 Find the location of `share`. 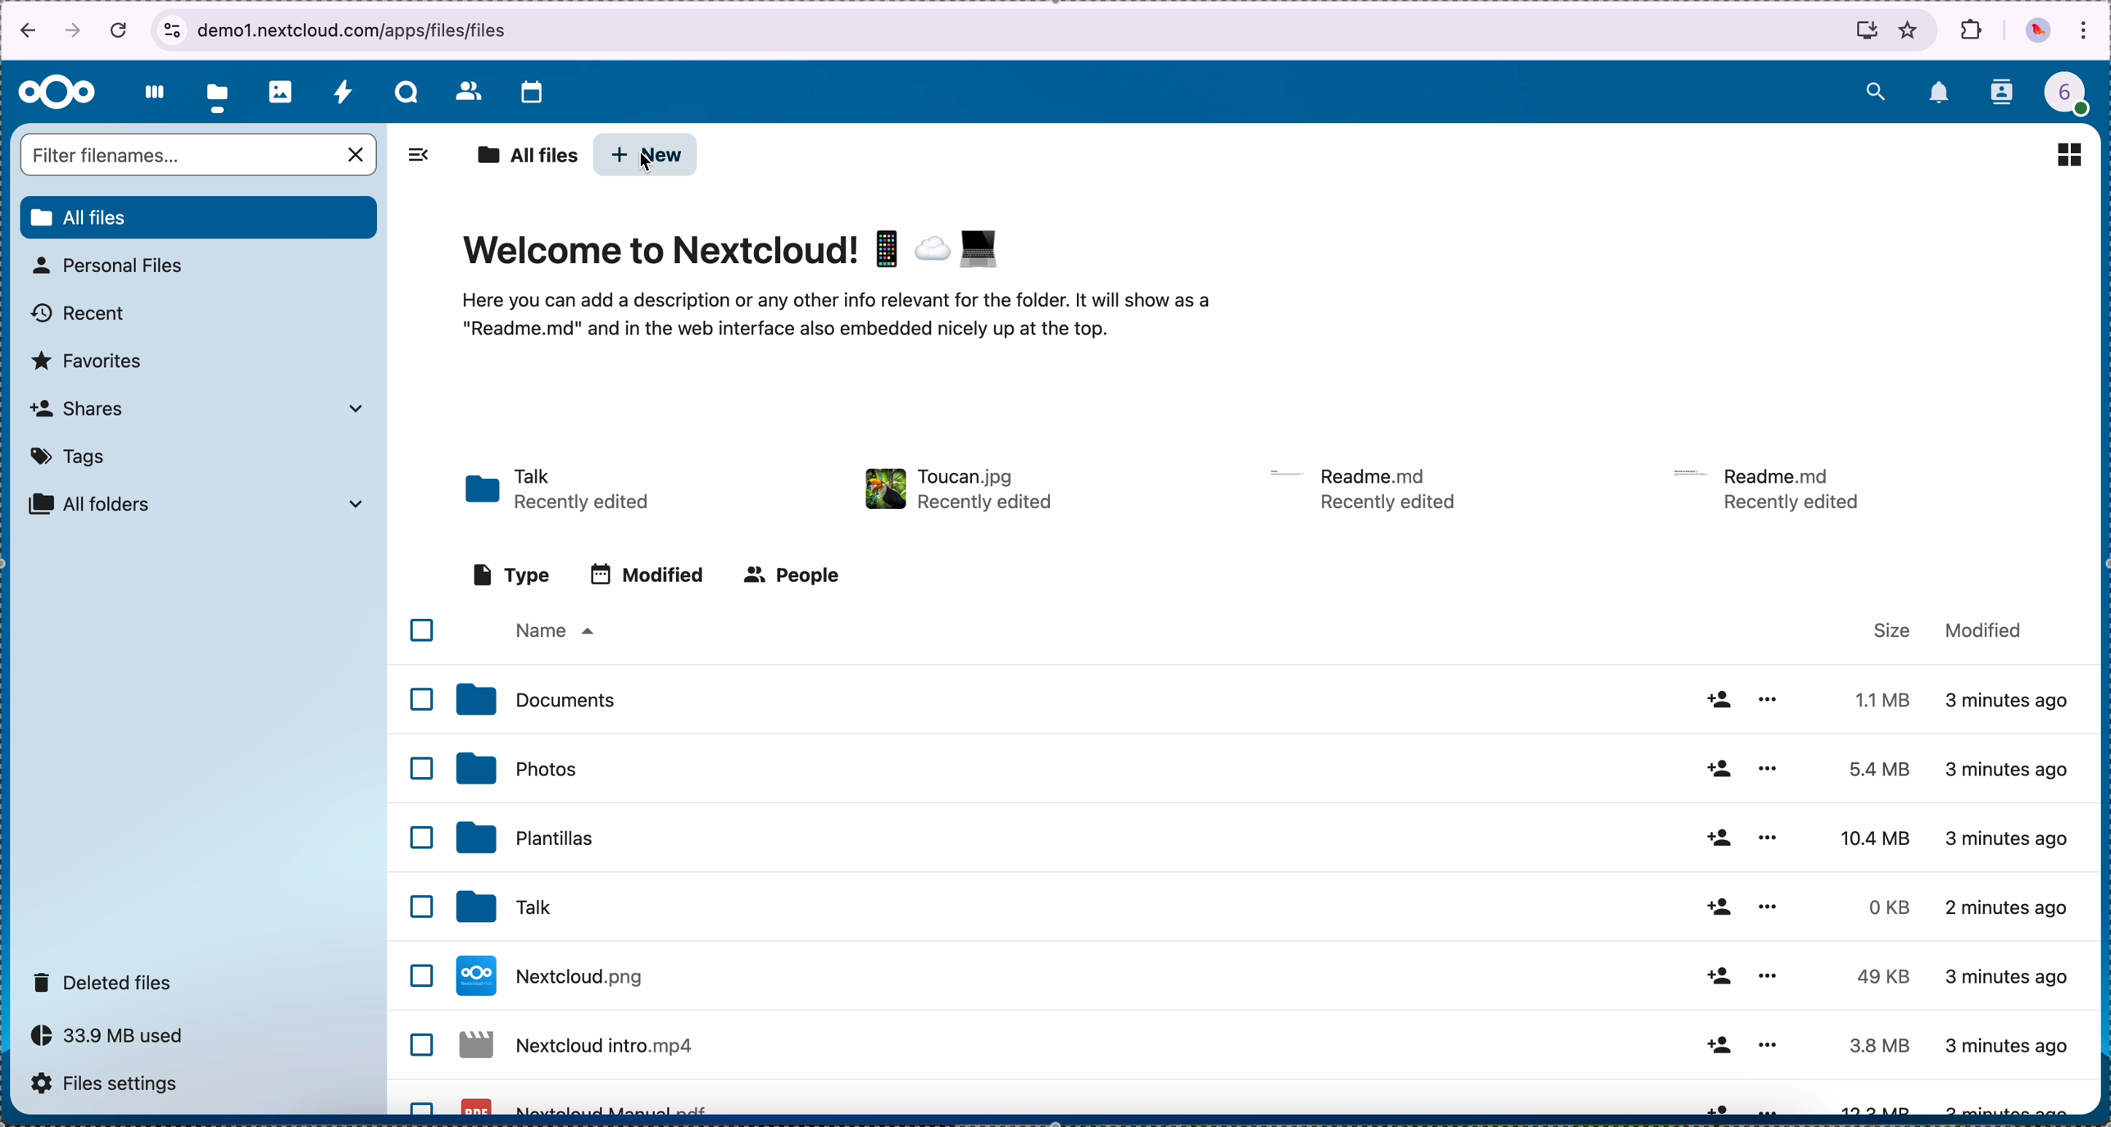

share is located at coordinates (1716, 767).